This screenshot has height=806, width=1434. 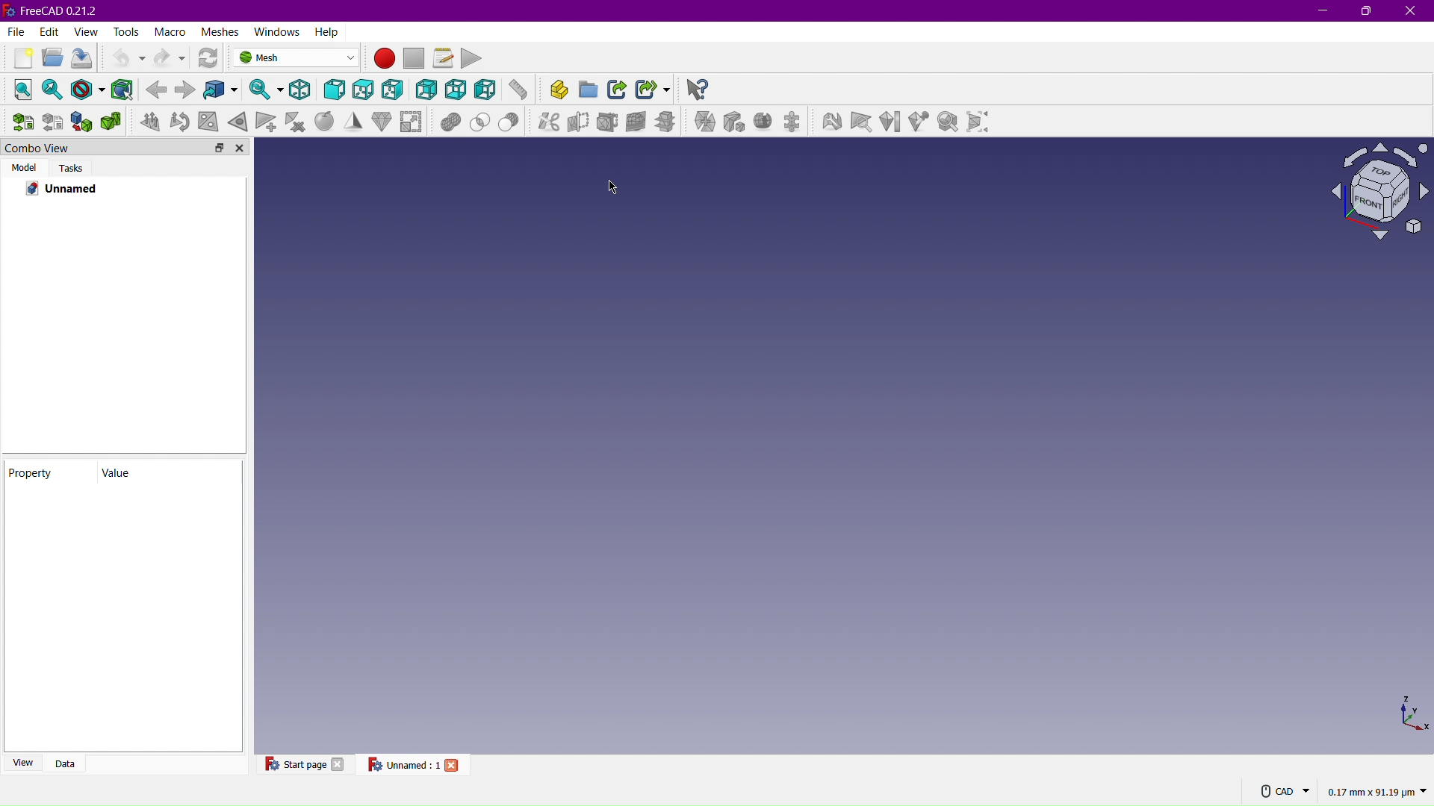 What do you see at coordinates (766, 123) in the screenshot?
I see `Create mesh segments` at bounding box center [766, 123].